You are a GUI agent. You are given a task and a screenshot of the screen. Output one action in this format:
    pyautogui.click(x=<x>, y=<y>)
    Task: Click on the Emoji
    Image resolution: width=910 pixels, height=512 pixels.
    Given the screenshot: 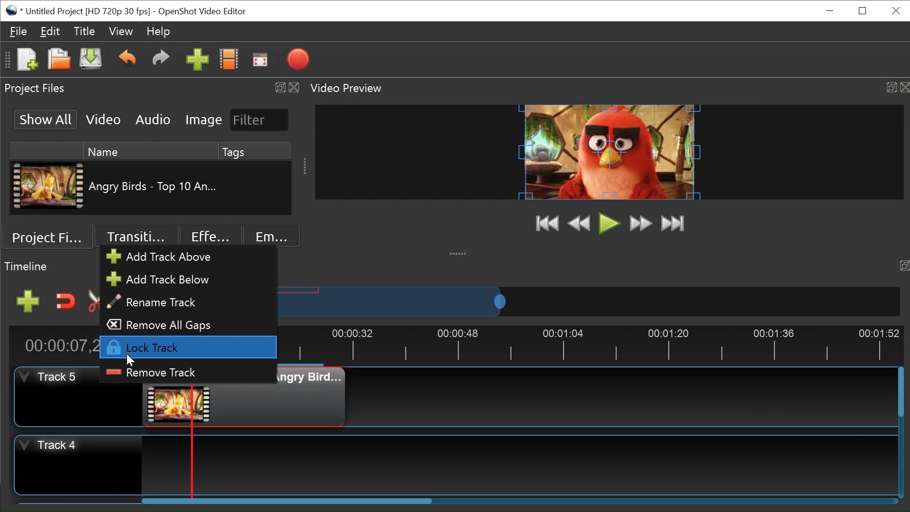 What is the action you would take?
    pyautogui.click(x=269, y=237)
    